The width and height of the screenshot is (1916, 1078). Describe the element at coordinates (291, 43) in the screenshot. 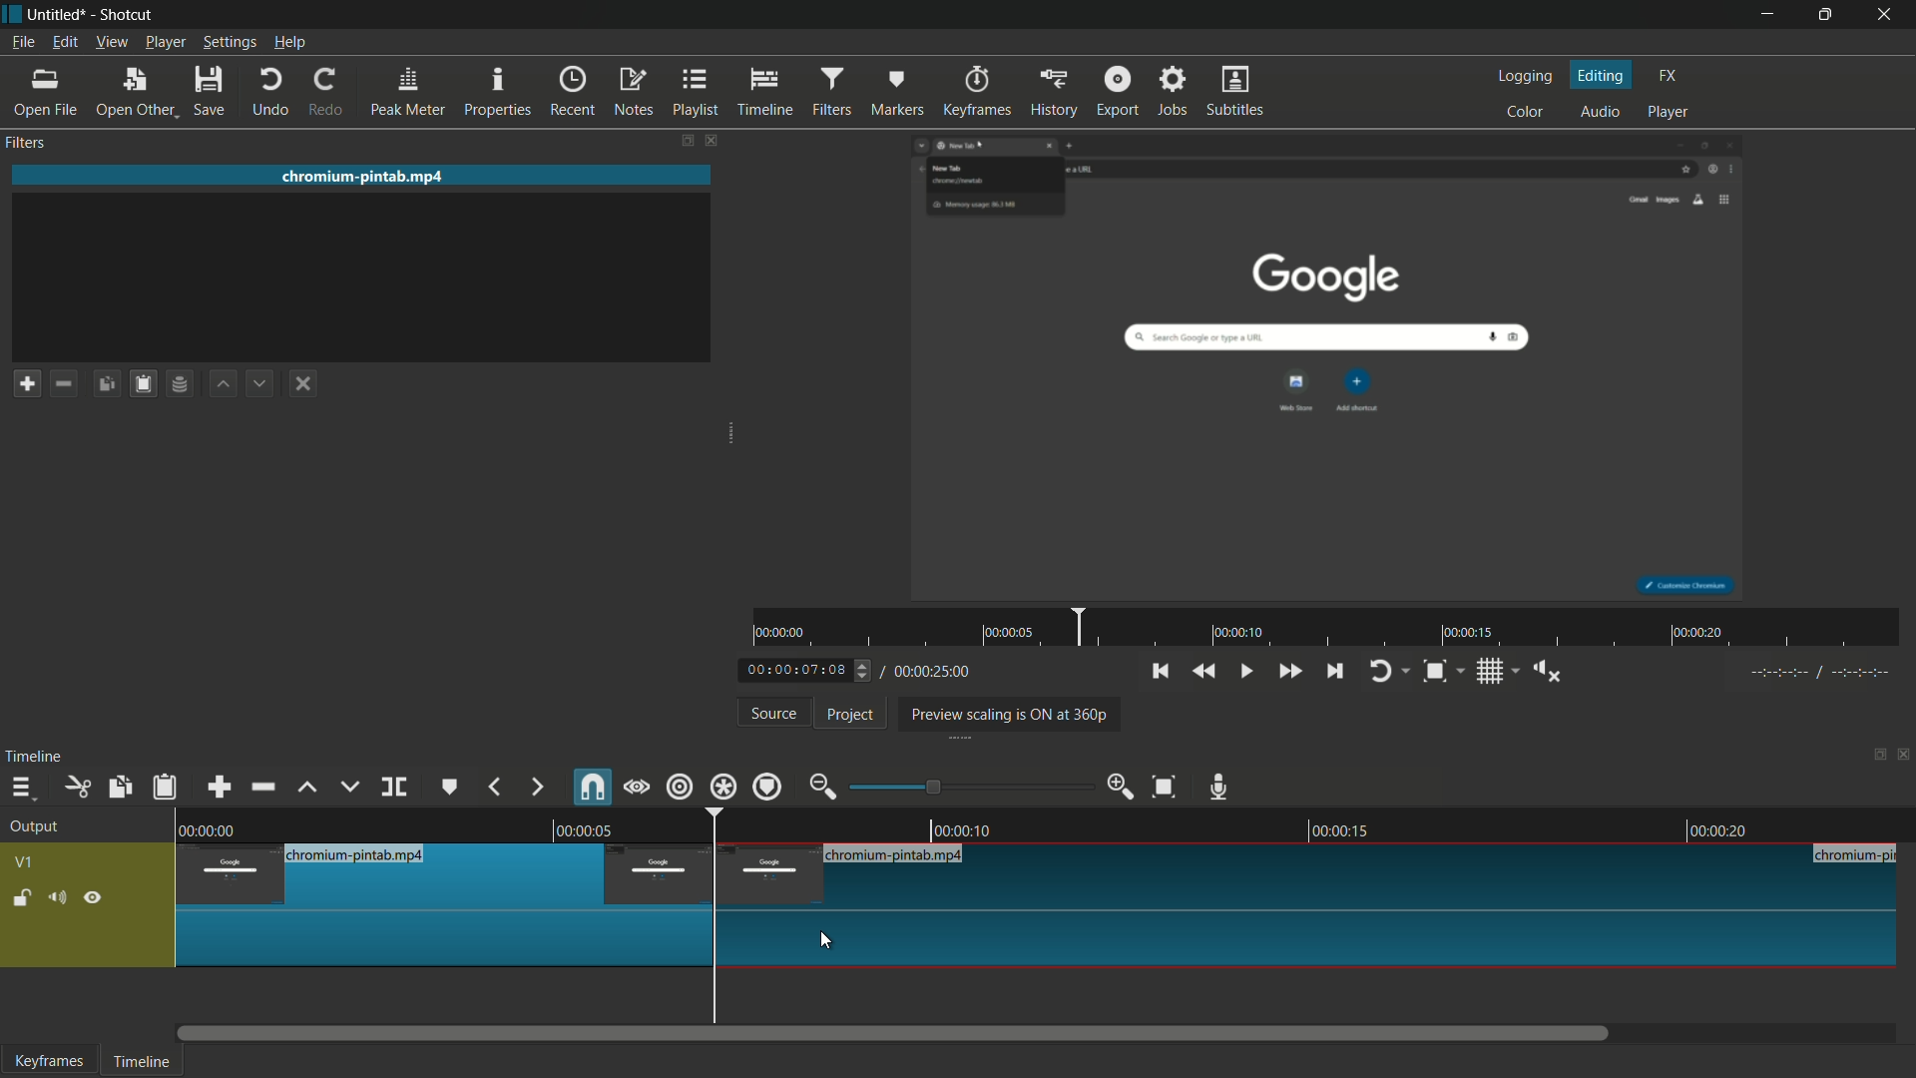

I see `help menu` at that location.